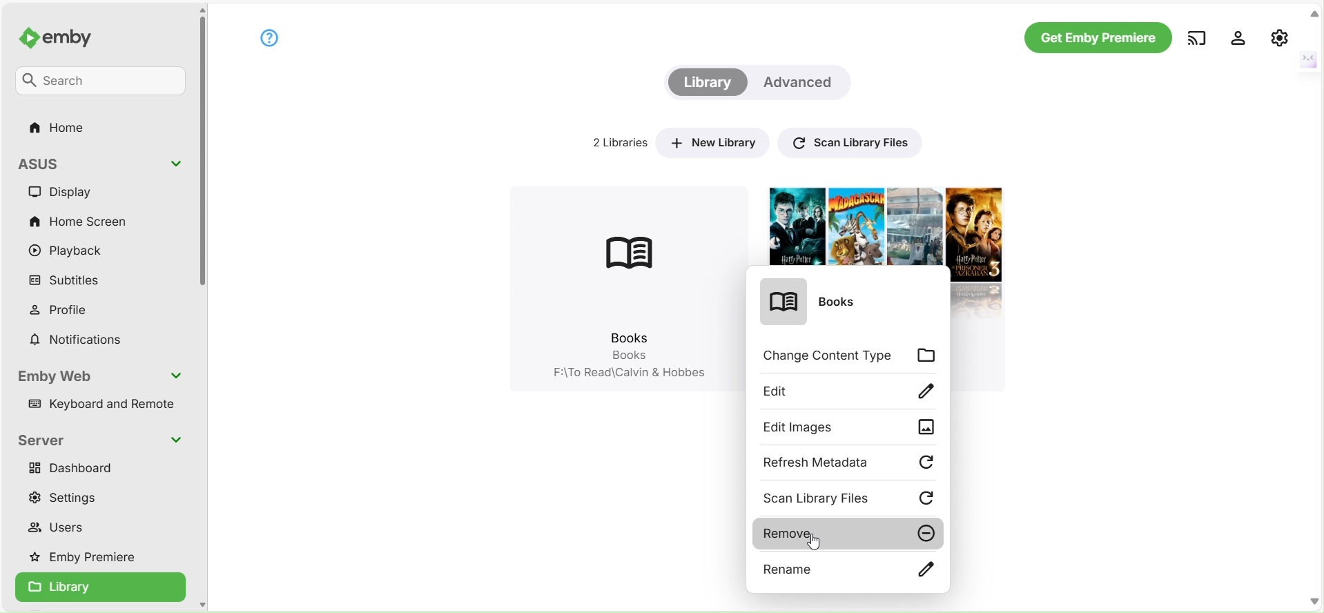  What do you see at coordinates (623, 271) in the screenshot?
I see `library: Books` at bounding box center [623, 271].